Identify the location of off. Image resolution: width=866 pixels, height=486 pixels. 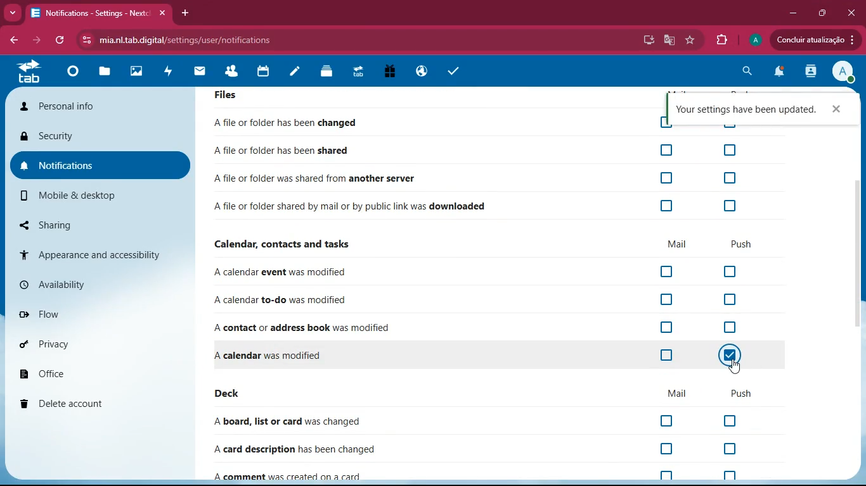
(668, 272).